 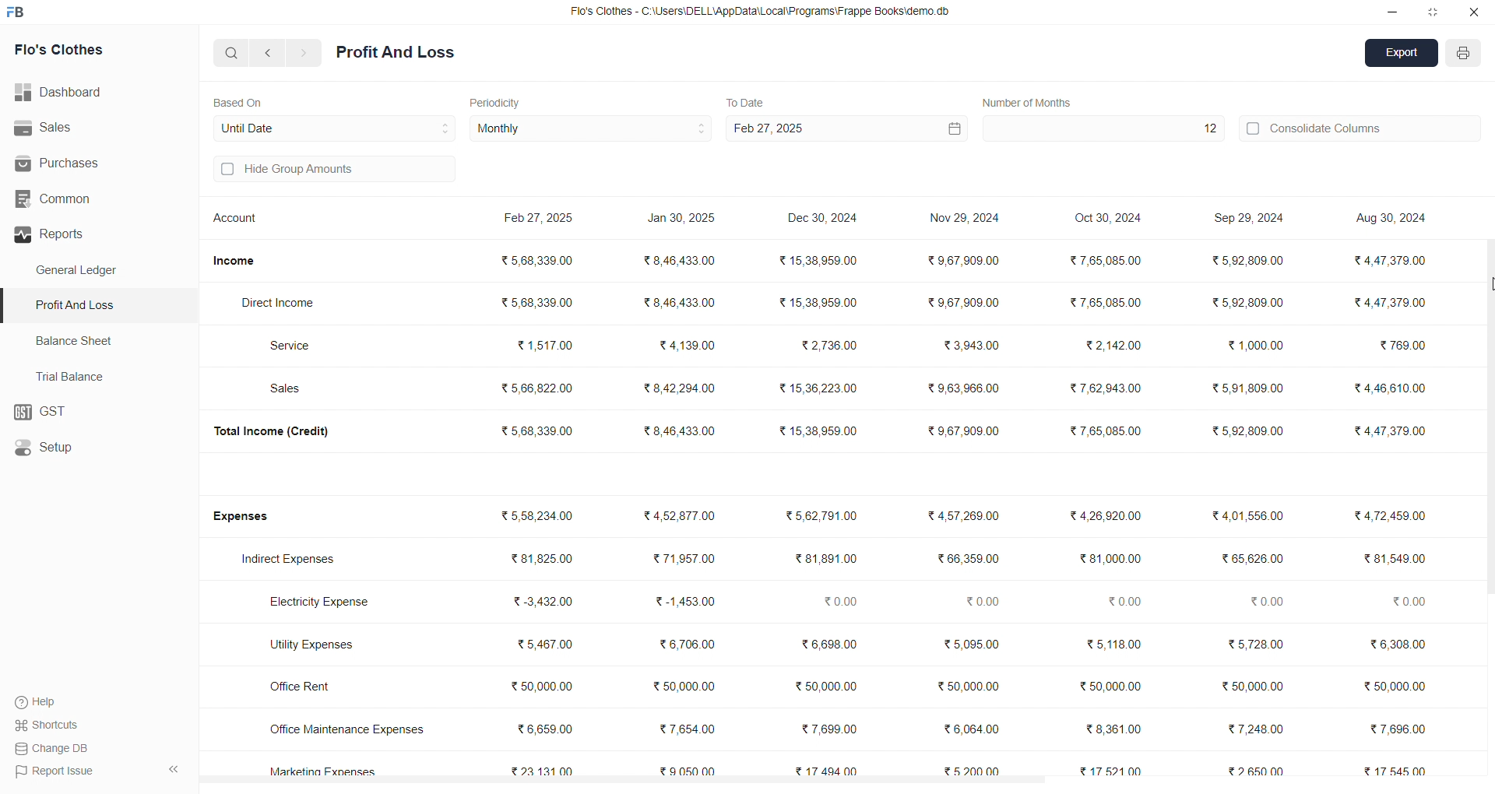 What do you see at coordinates (324, 603) in the screenshot?
I see `Electricity Expense` at bounding box center [324, 603].